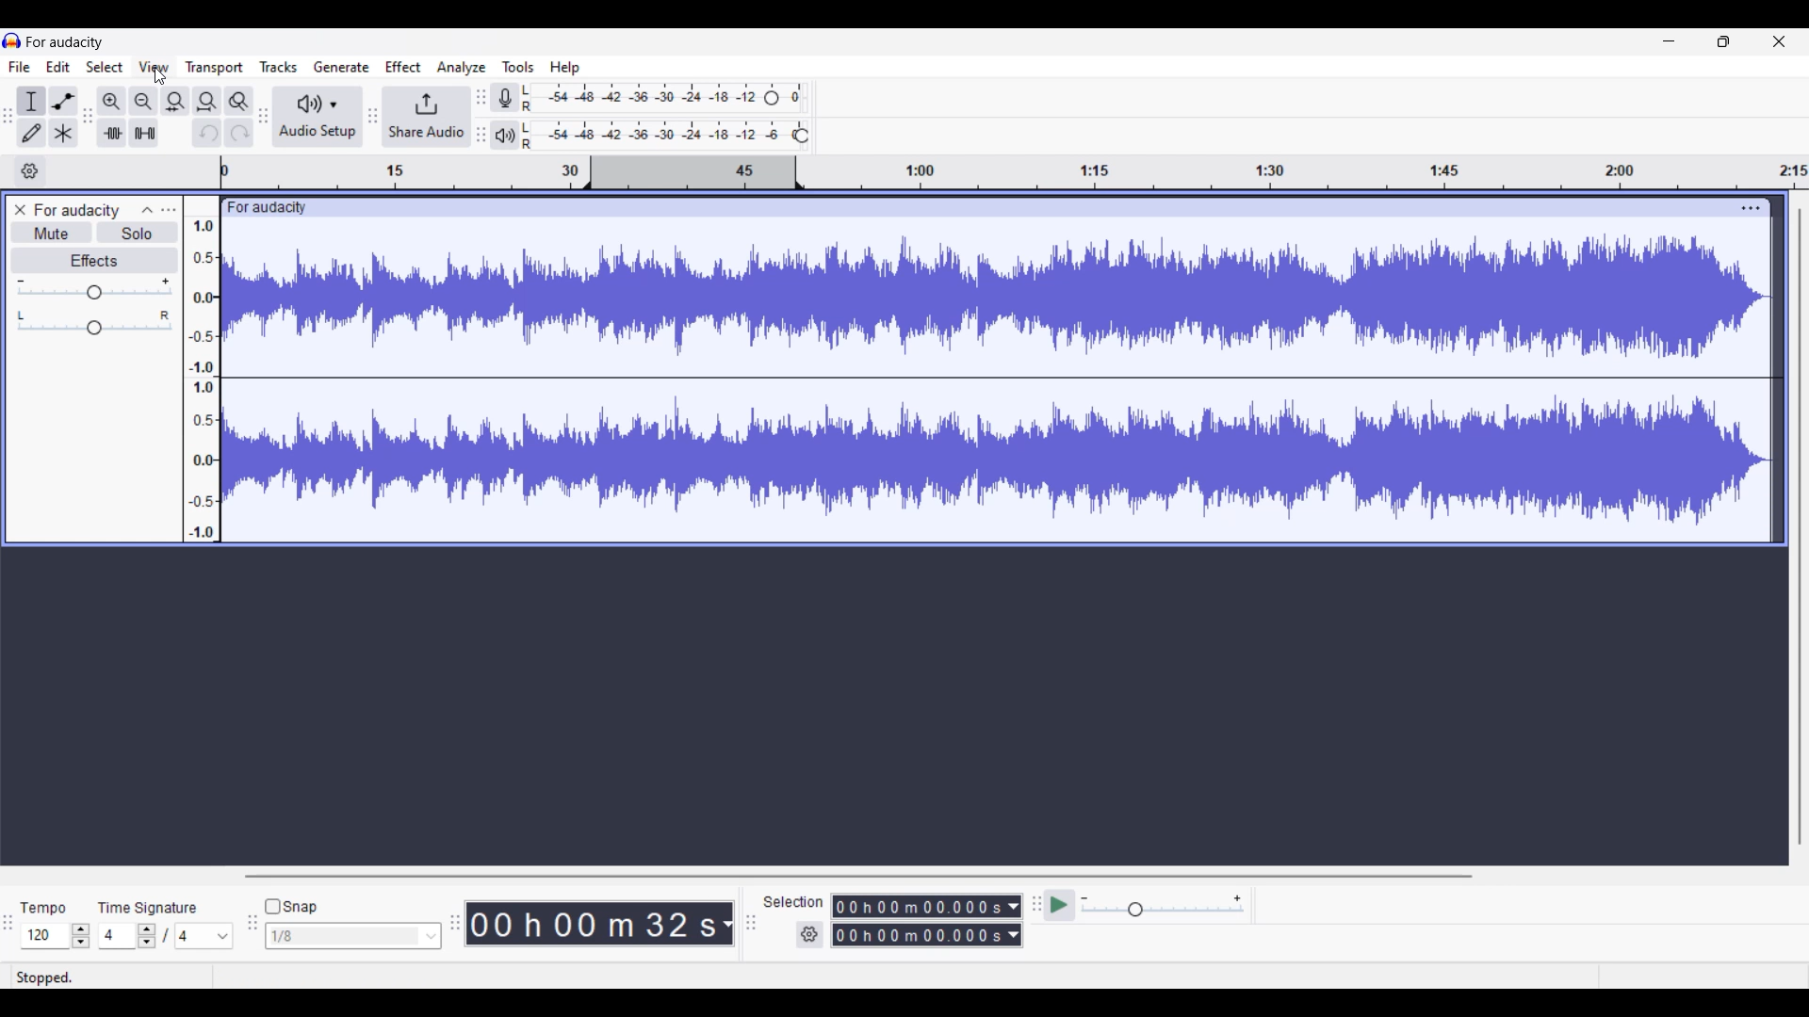 Image resolution: width=1809 pixels, height=1017 pixels. What do you see at coordinates (30, 171) in the screenshot?
I see `Timeline options` at bounding box center [30, 171].